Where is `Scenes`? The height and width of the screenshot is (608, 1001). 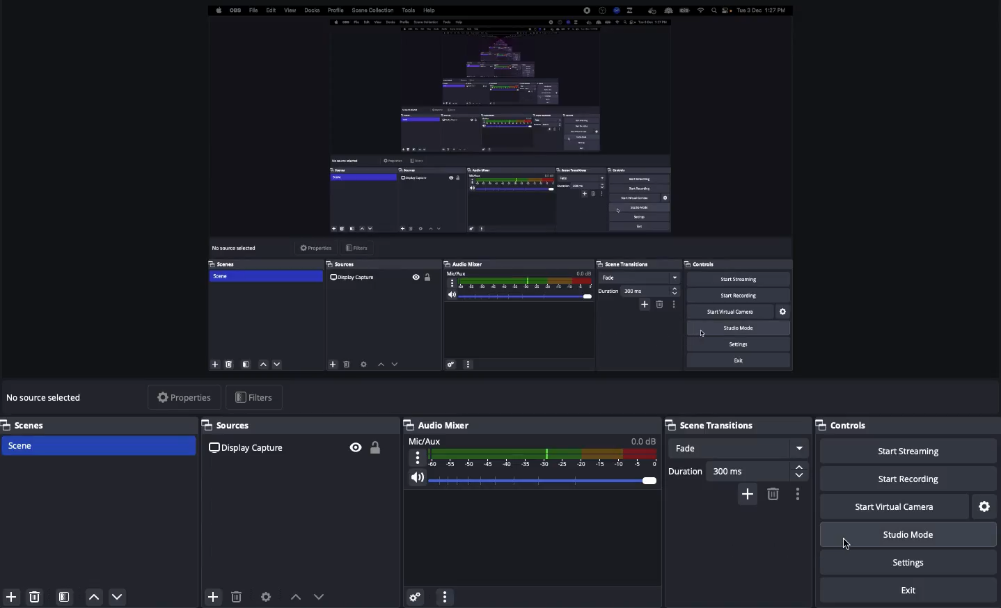 Scenes is located at coordinates (97, 445).